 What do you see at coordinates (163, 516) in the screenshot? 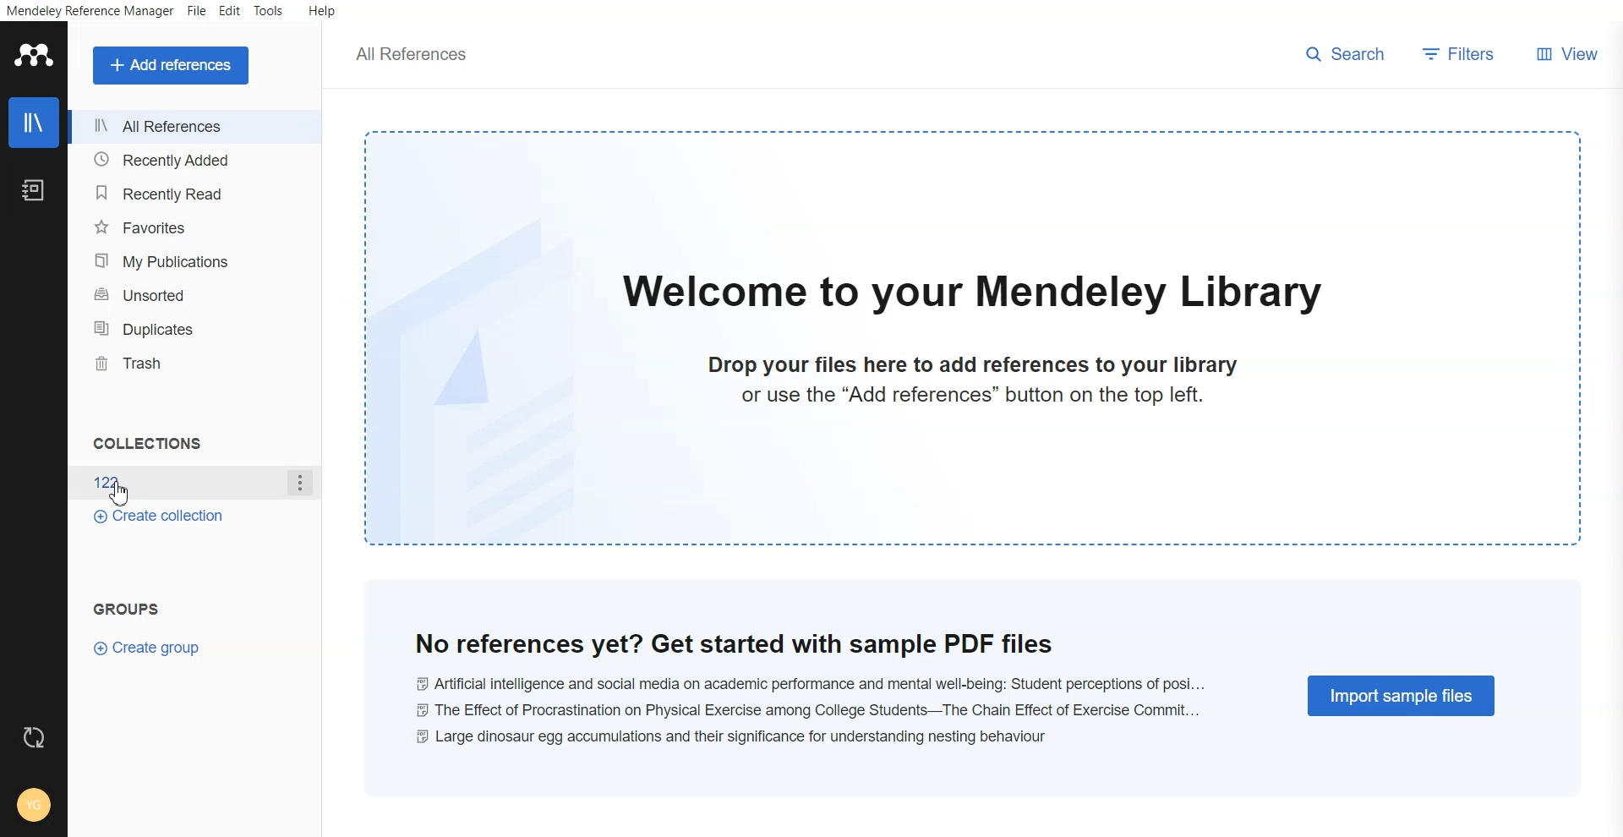
I see `Create collections` at bounding box center [163, 516].